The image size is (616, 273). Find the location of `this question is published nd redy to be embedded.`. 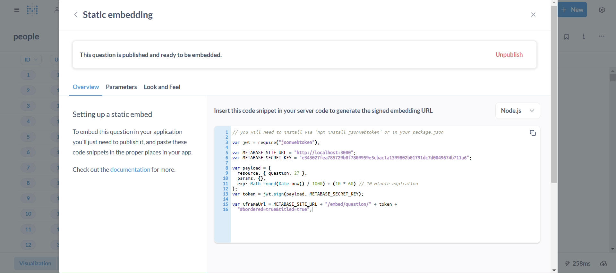

this question is published nd redy to be embedded. is located at coordinates (153, 55).